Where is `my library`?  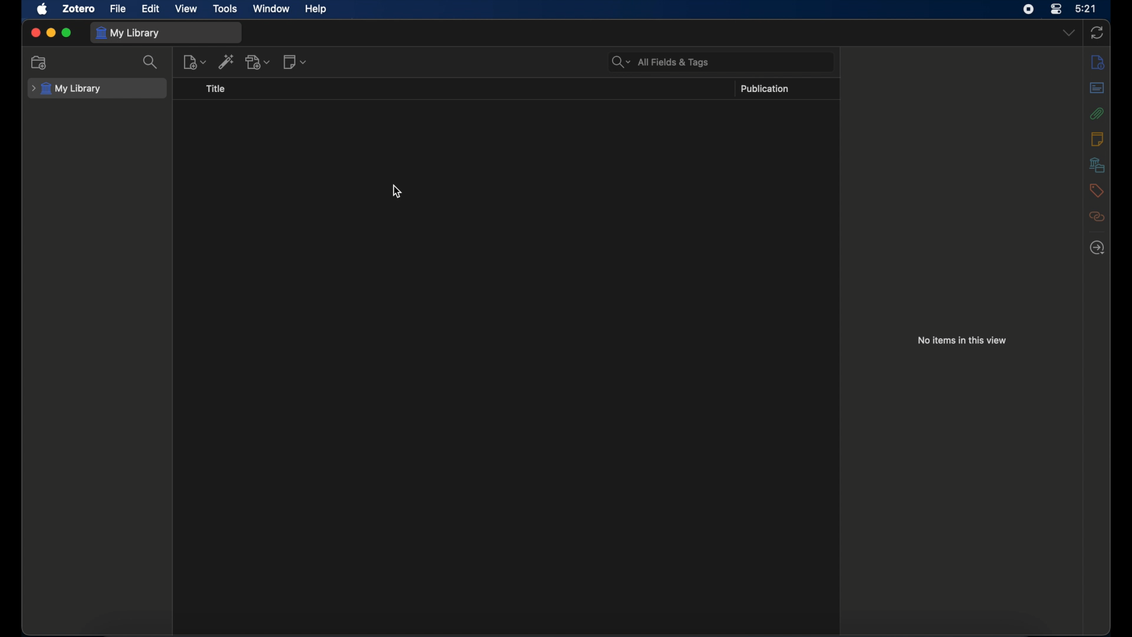
my library is located at coordinates (67, 89).